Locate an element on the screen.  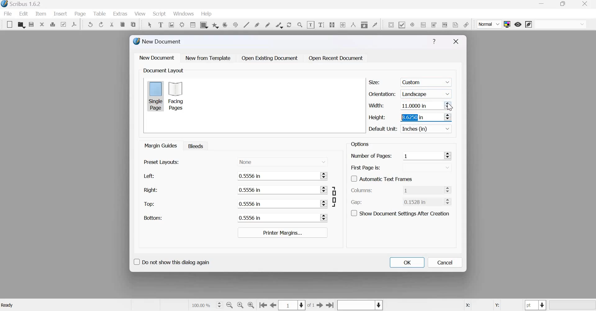
8.6250 in is located at coordinates (419, 117).